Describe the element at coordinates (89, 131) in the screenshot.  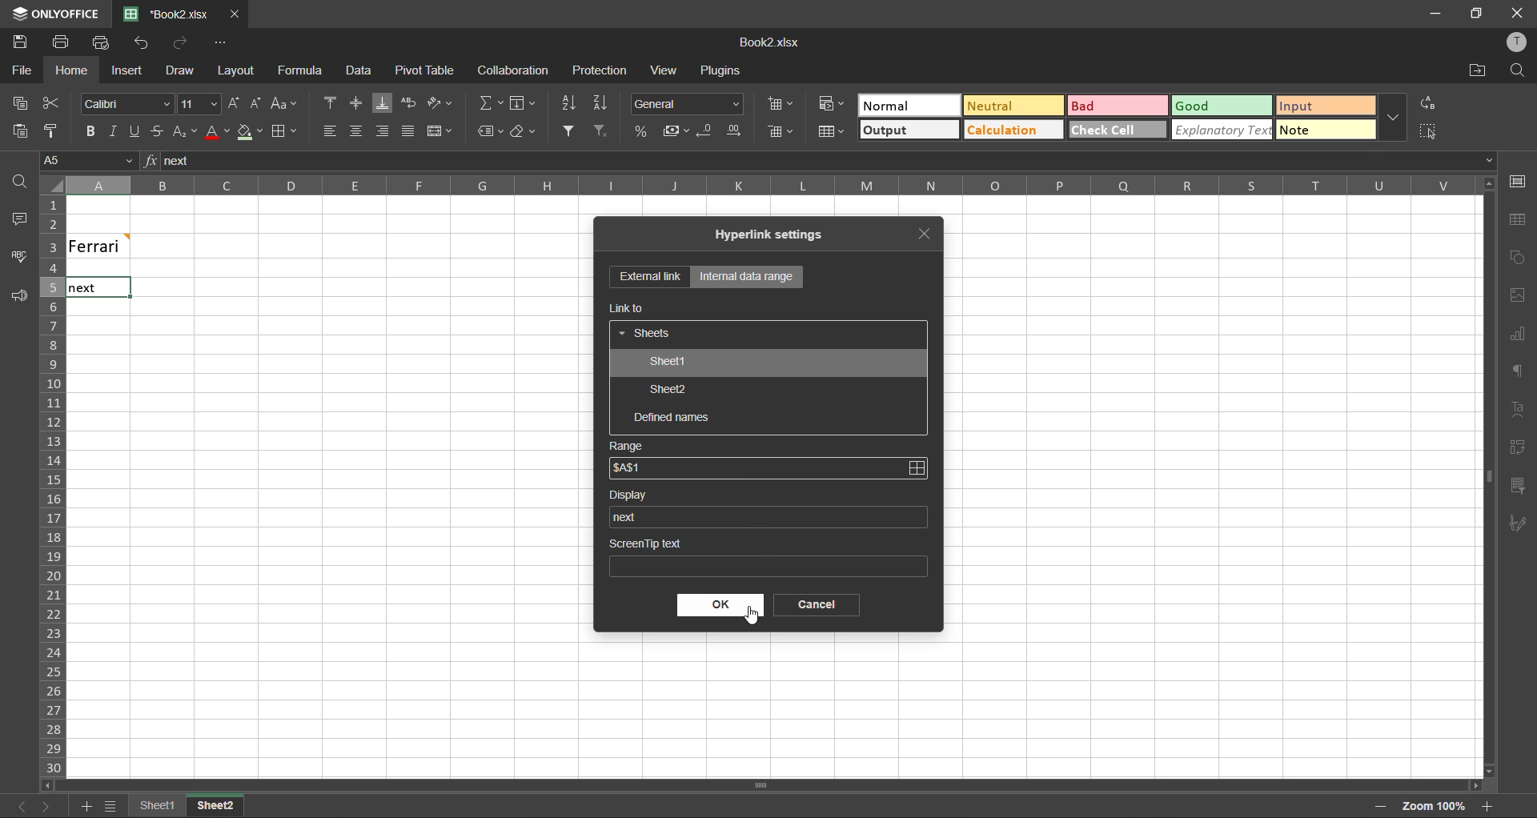
I see `bold` at that location.